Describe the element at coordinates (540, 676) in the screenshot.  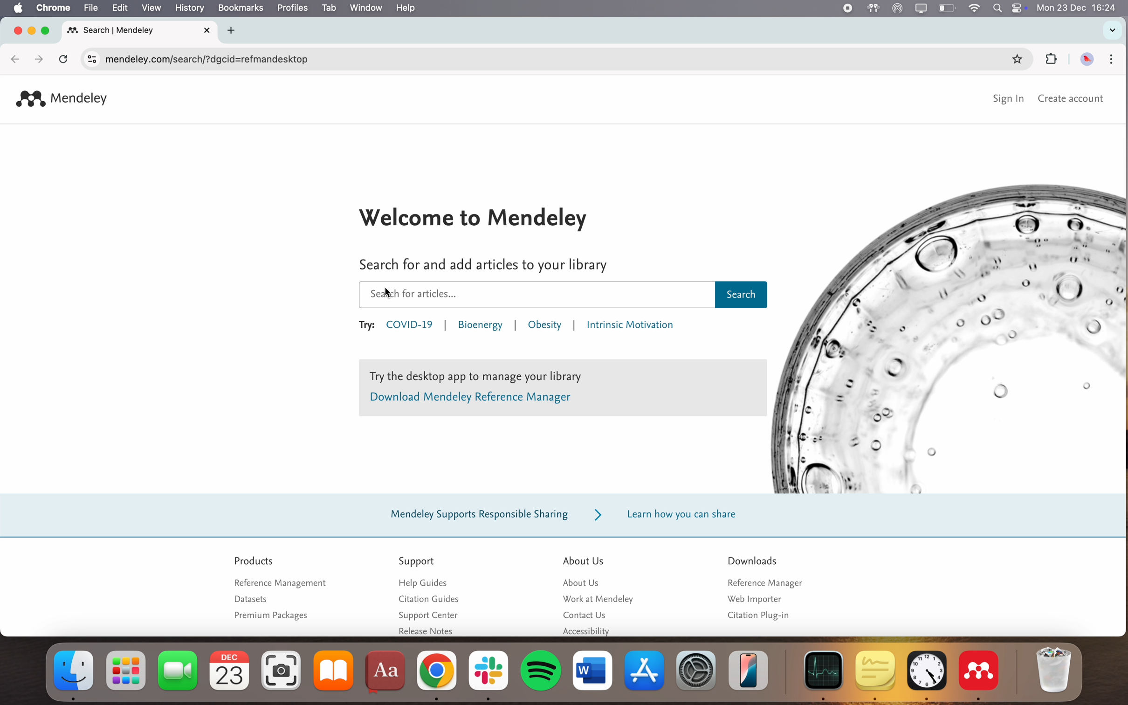
I see `Spotify` at that location.